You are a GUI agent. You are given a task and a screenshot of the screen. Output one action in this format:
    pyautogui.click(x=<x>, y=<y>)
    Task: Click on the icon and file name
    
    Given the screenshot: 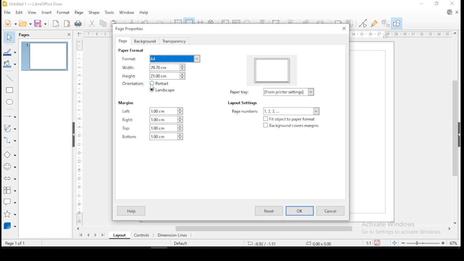 What is the action you would take?
    pyautogui.click(x=37, y=4)
    